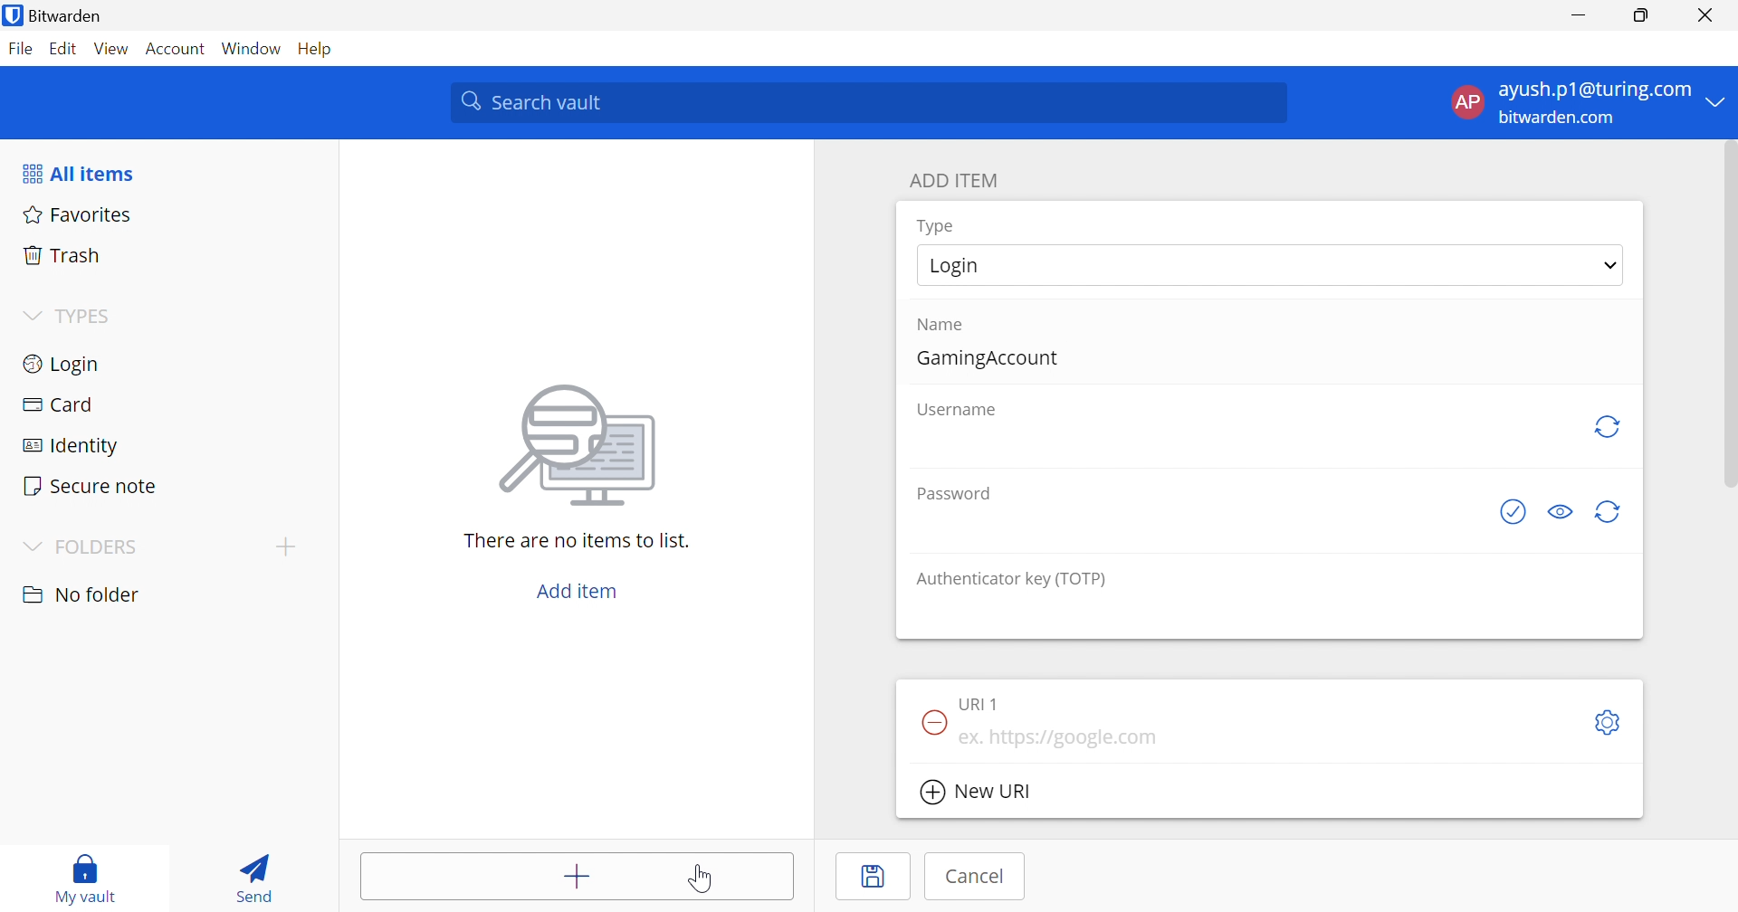  What do you see at coordinates (291, 546) in the screenshot?
I see `Add folder` at bounding box center [291, 546].